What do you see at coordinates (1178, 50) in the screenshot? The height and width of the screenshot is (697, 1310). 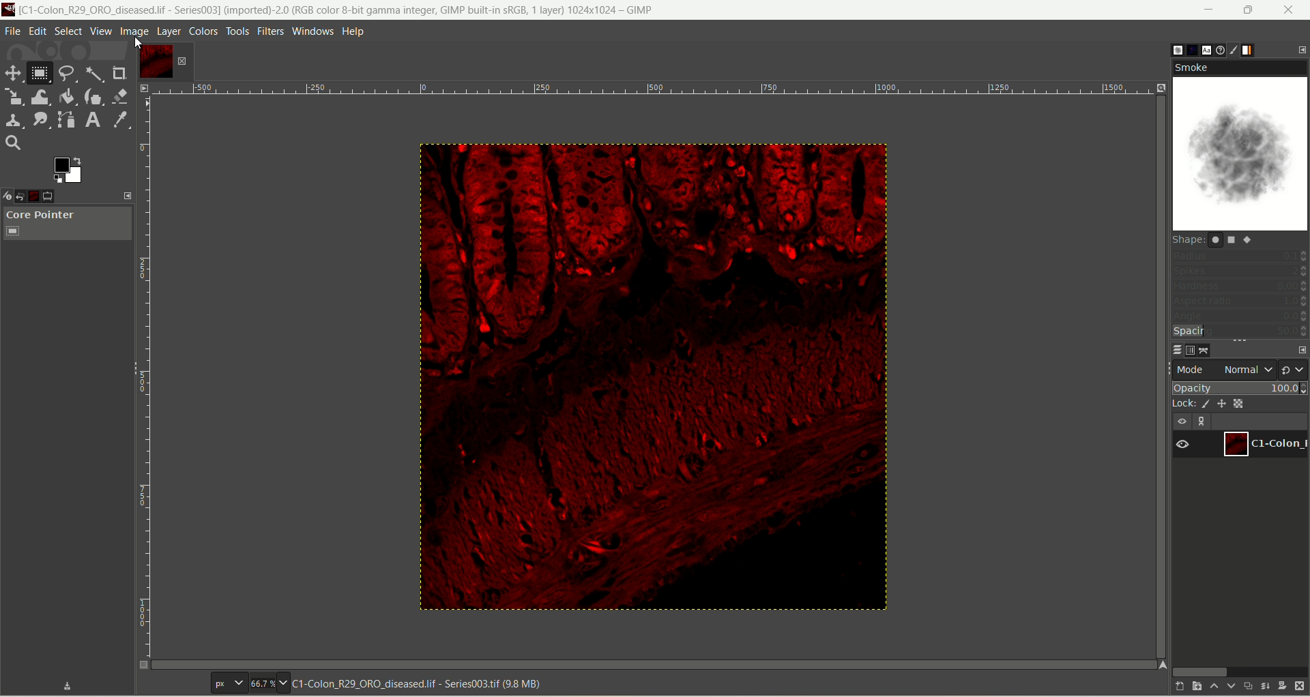 I see `brush` at bounding box center [1178, 50].